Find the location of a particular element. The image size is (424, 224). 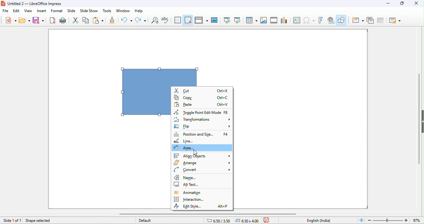

insert image is located at coordinates (264, 20).